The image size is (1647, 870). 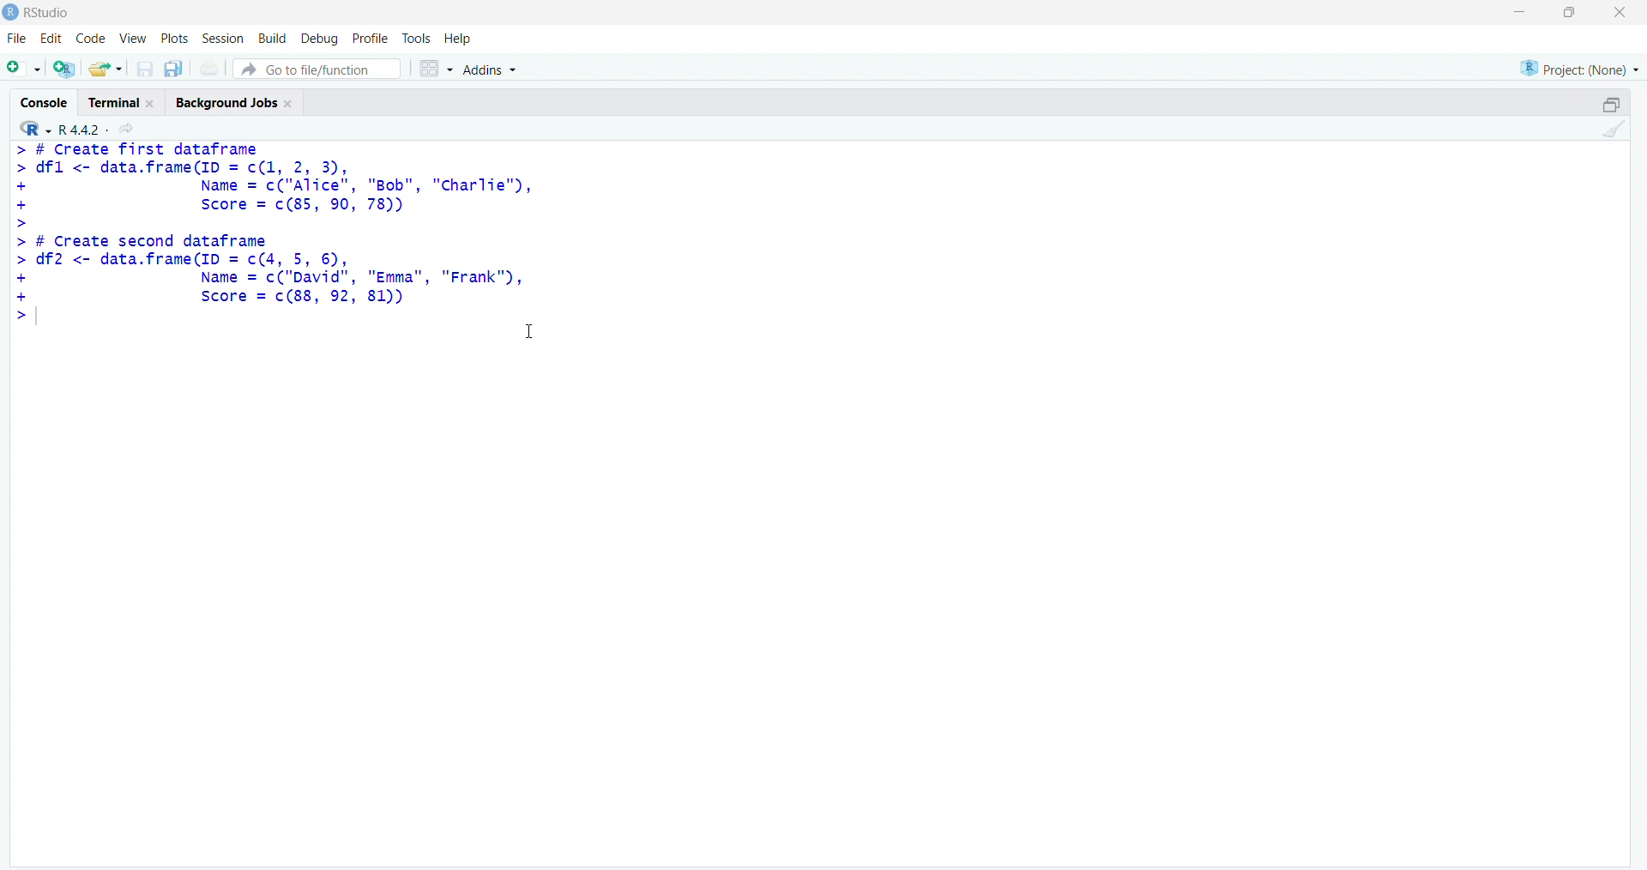 What do you see at coordinates (107, 69) in the screenshot?
I see `open exixting file` at bounding box center [107, 69].